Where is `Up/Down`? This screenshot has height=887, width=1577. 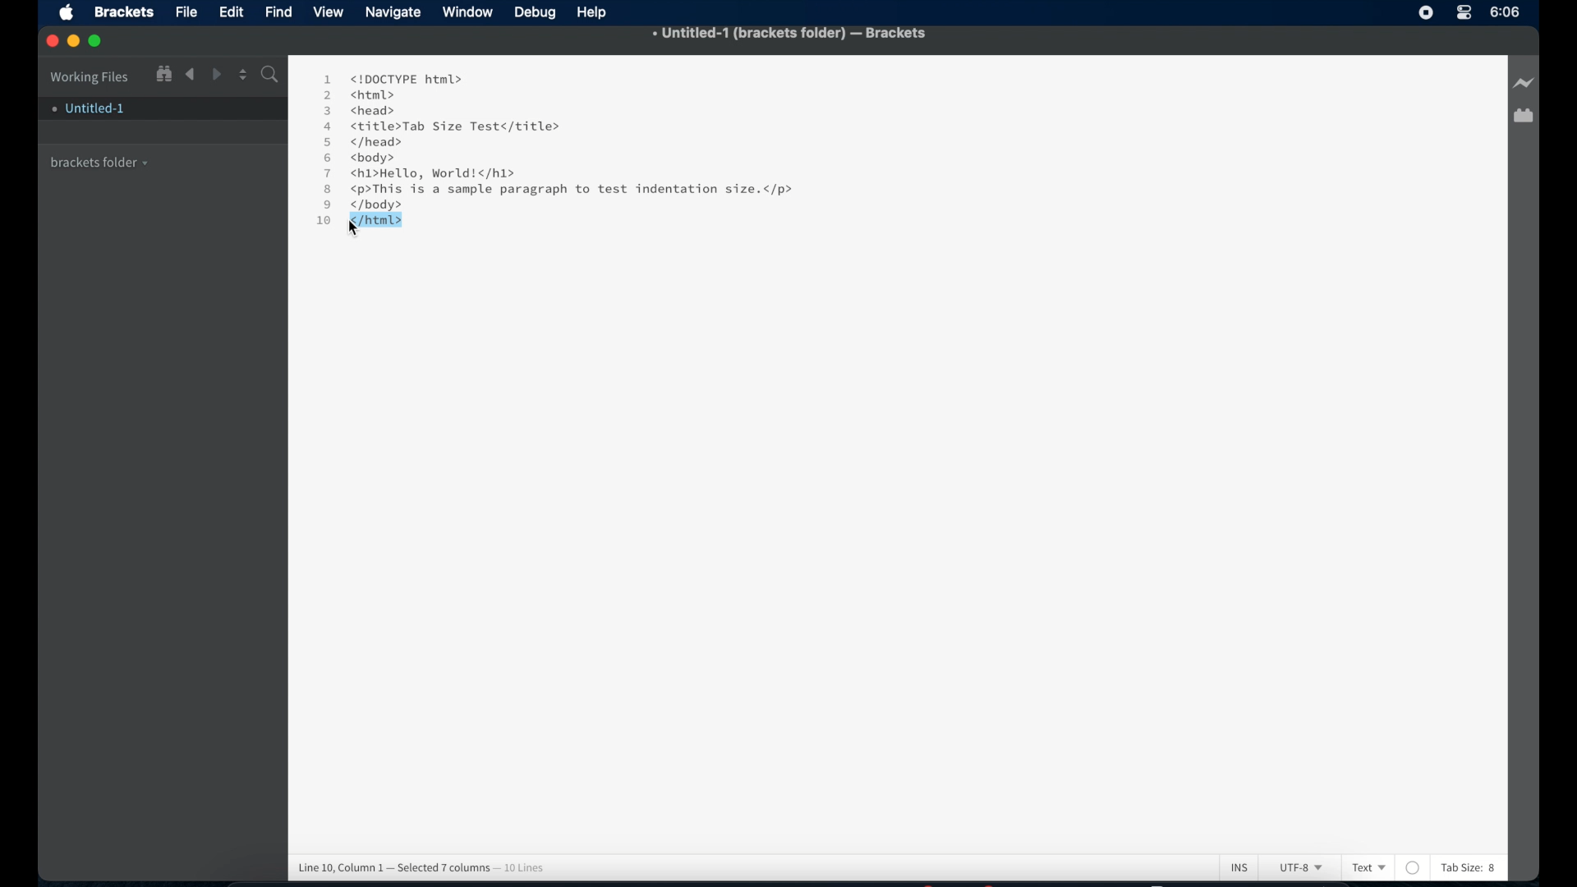 Up/Down is located at coordinates (242, 74).